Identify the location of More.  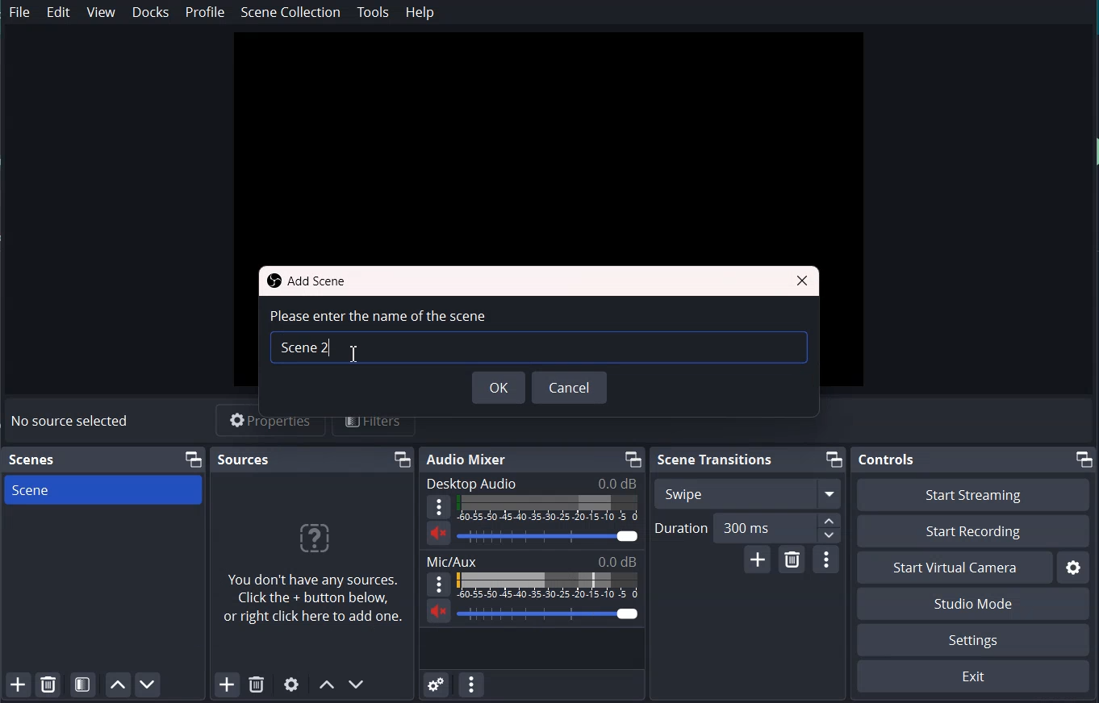
(439, 584).